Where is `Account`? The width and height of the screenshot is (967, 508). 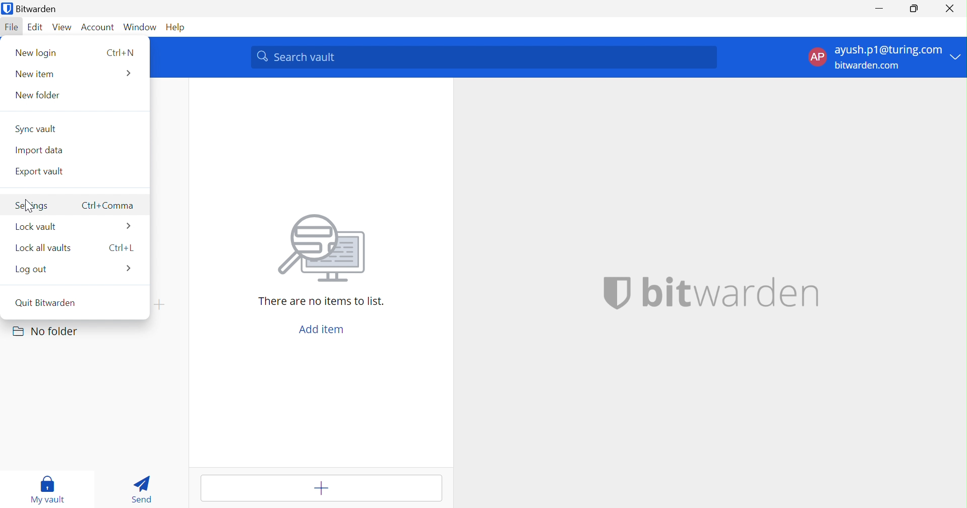 Account is located at coordinates (98, 28).